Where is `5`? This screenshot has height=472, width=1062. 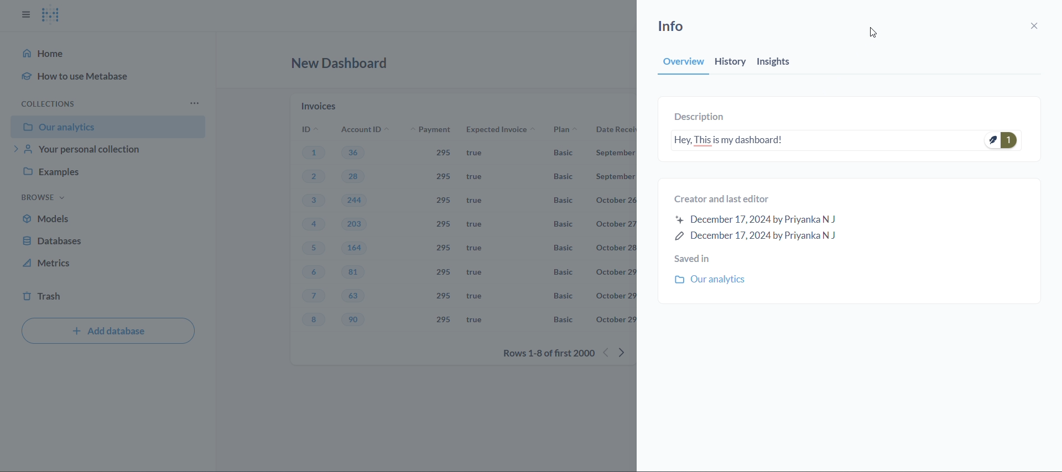
5 is located at coordinates (314, 249).